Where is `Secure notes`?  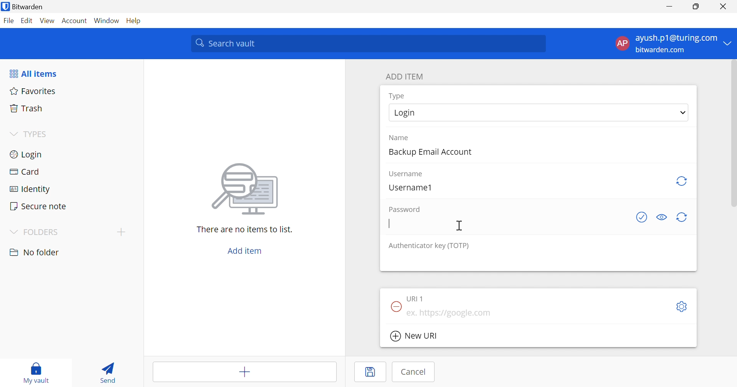 Secure notes is located at coordinates (39, 206).